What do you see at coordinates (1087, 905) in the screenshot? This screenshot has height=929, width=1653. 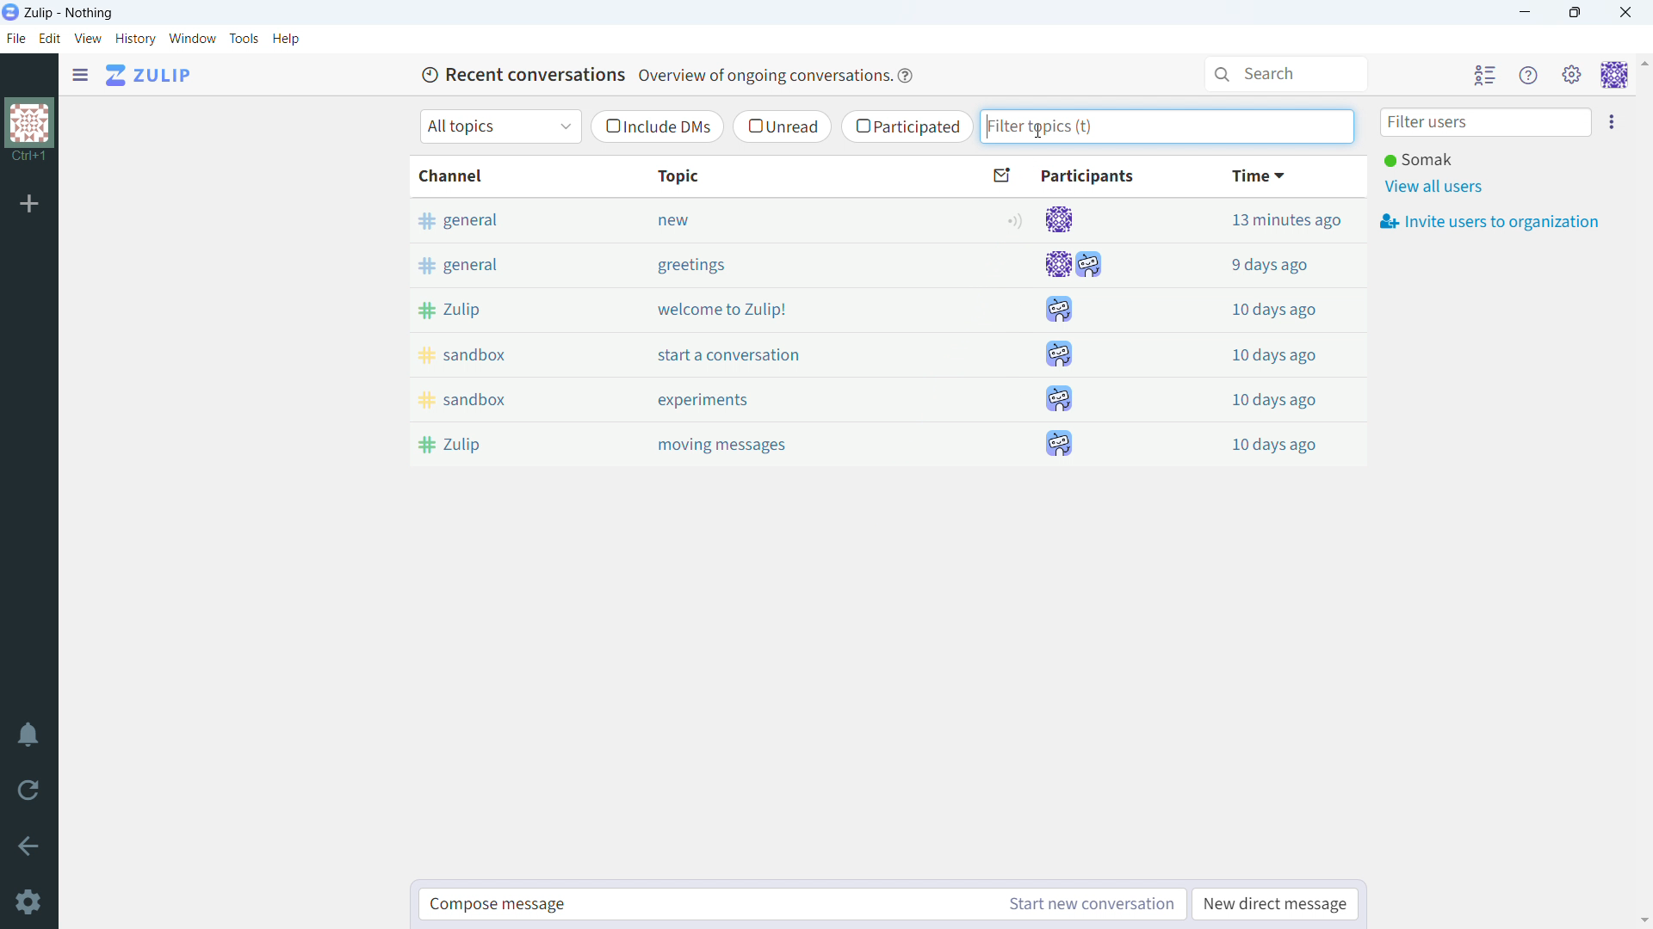 I see `start new conversation` at bounding box center [1087, 905].